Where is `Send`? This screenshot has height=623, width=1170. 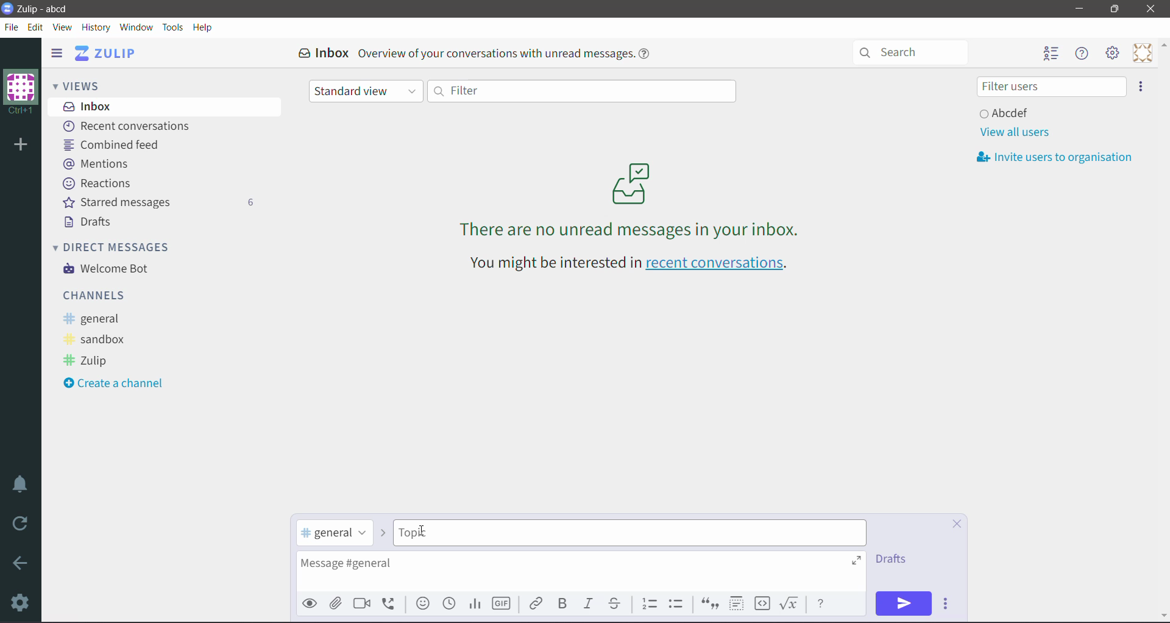 Send is located at coordinates (904, 603).